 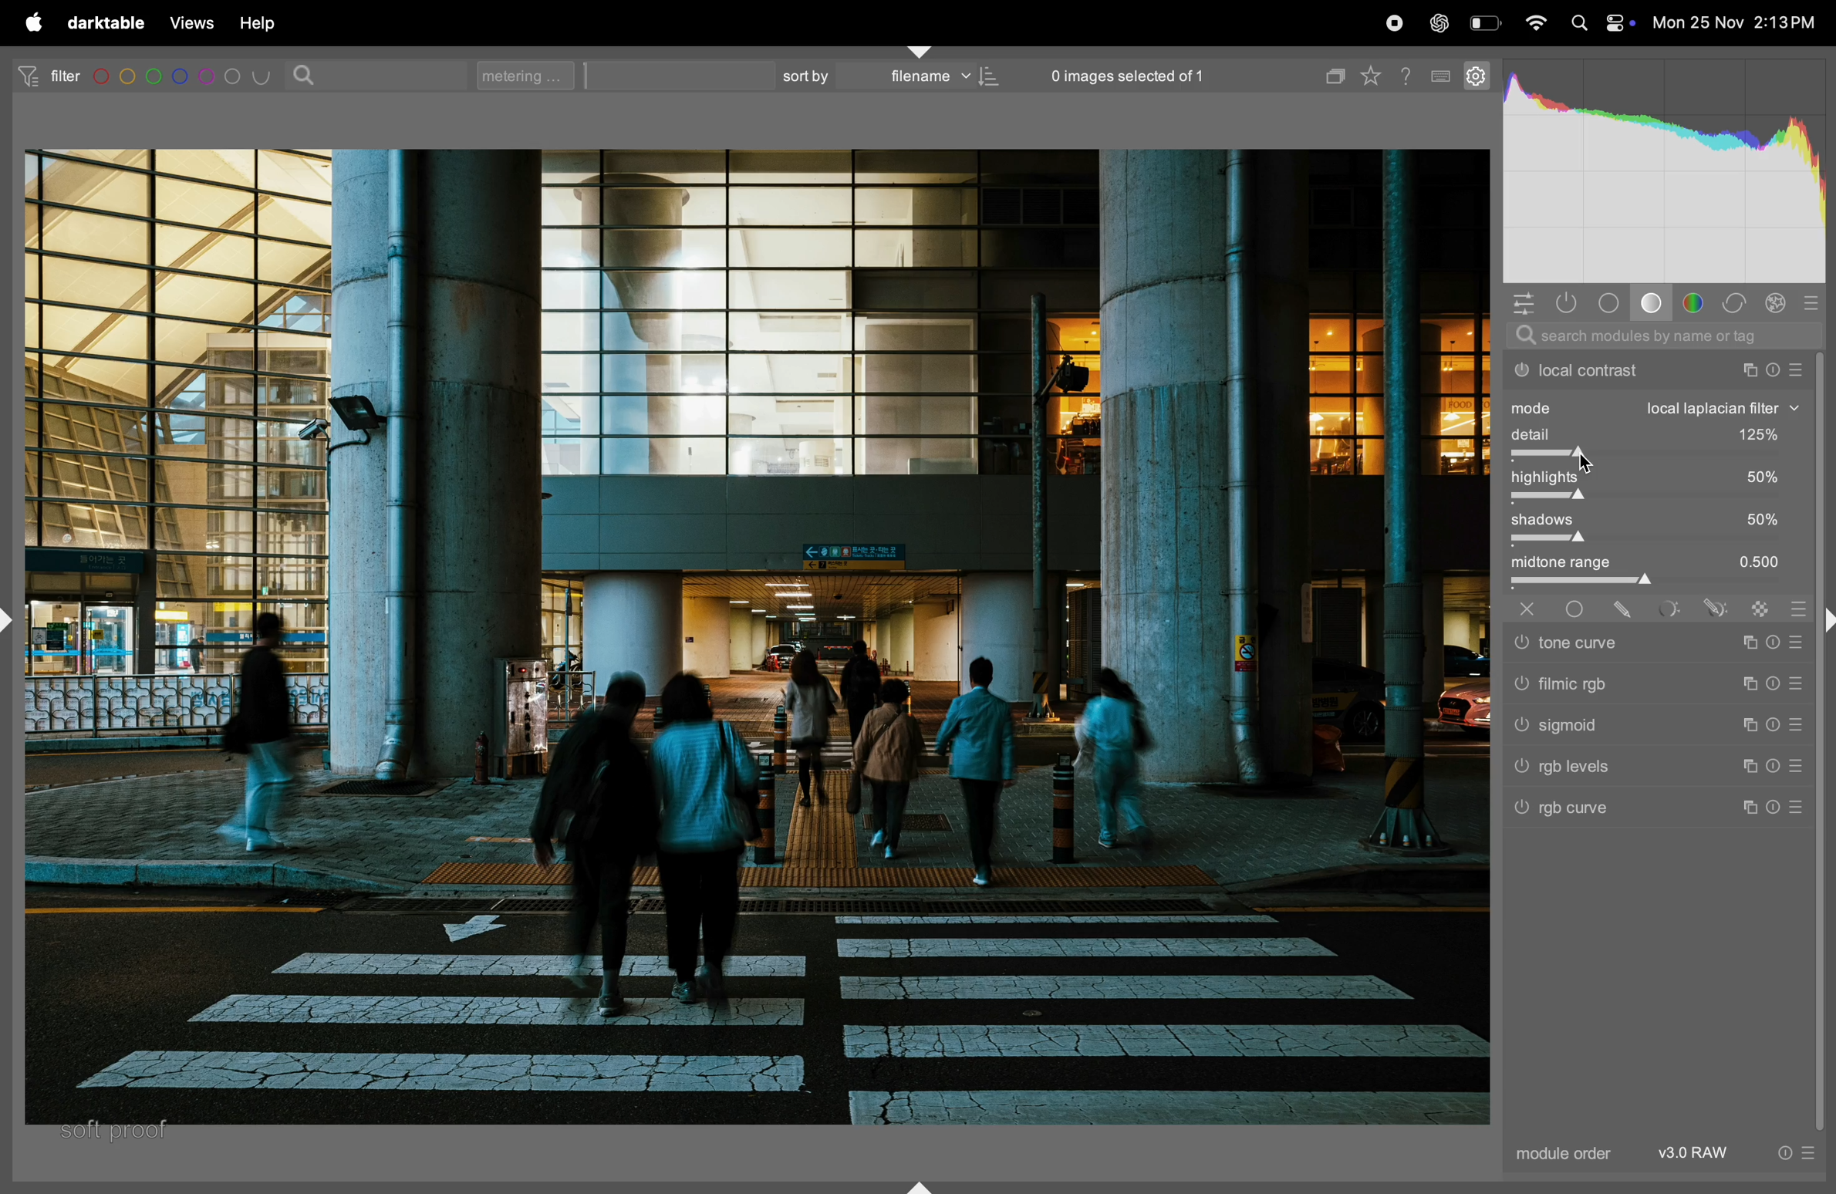 I want to click on rgb curve switched off, so click(x=1524, y=810).